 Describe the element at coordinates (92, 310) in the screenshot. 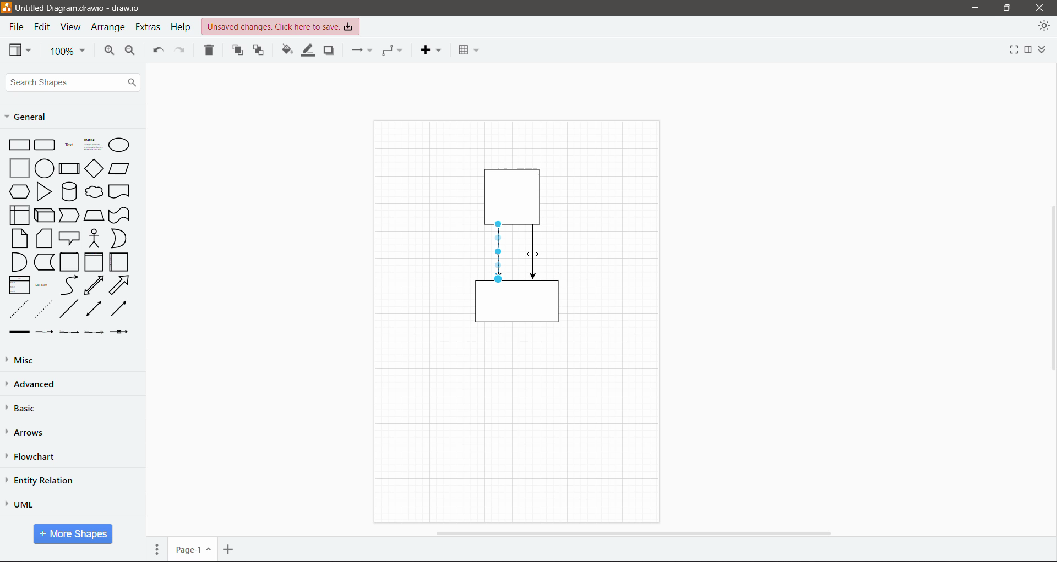

I see `bidirectional connector` at that location.